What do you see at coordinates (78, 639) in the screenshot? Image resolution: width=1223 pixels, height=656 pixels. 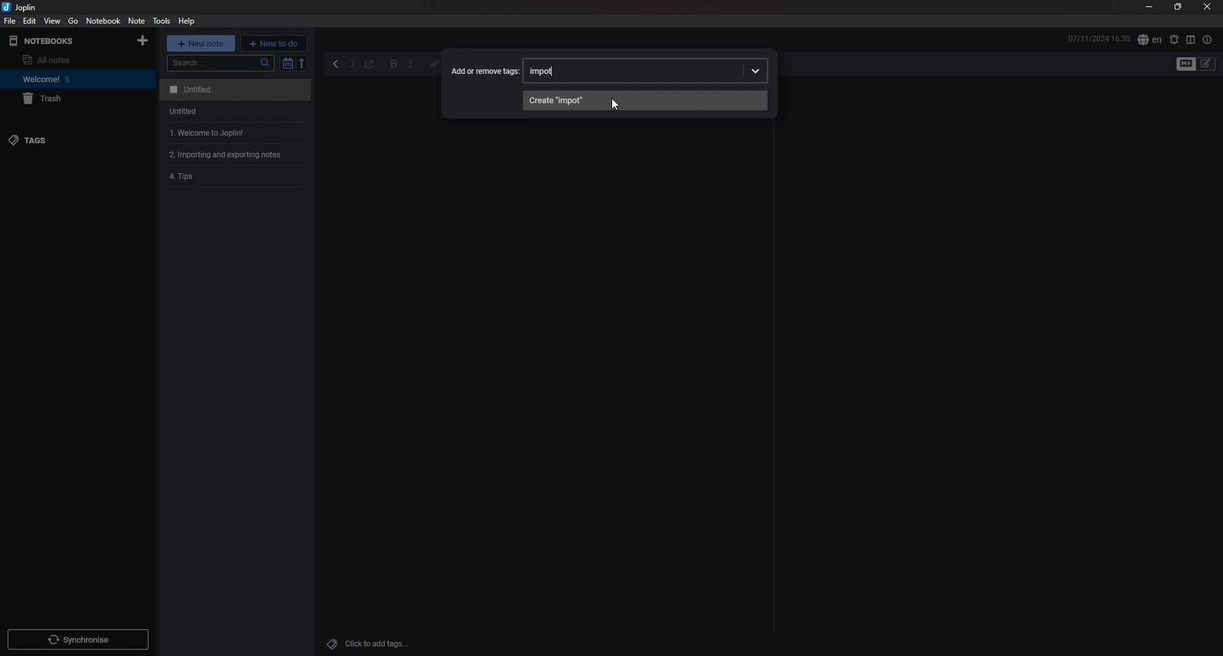 I see `sync` at bounding box center [78, 639].